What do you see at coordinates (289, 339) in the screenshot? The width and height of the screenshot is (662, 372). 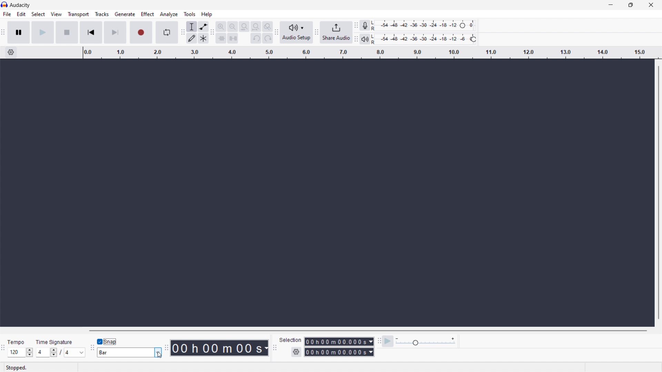 I see `Selection` at bounding box center [289, 339].